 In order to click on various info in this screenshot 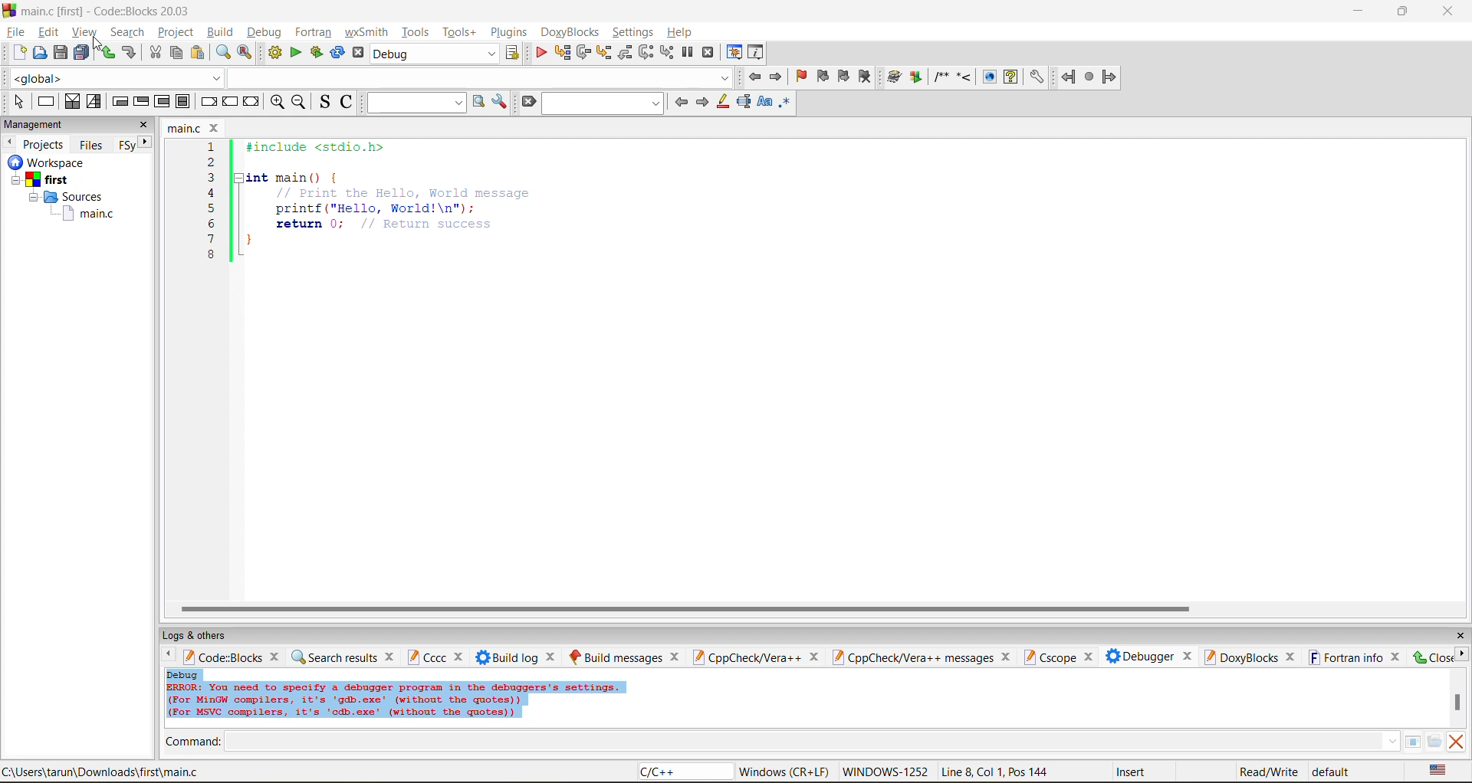, I will do `click(759, 54)`.